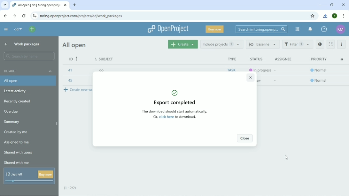 The height and width of the screenshot is (196, 349). I want to click on 12 days left buy now, so click(29, 176).